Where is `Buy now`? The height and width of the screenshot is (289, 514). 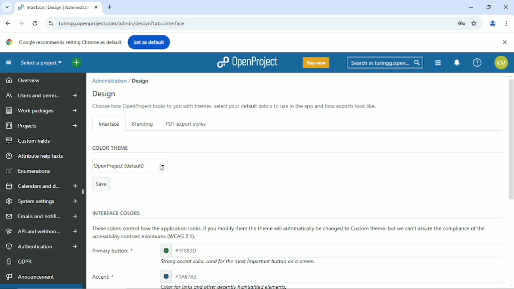 Buy now is located at coordinates (315, 62).